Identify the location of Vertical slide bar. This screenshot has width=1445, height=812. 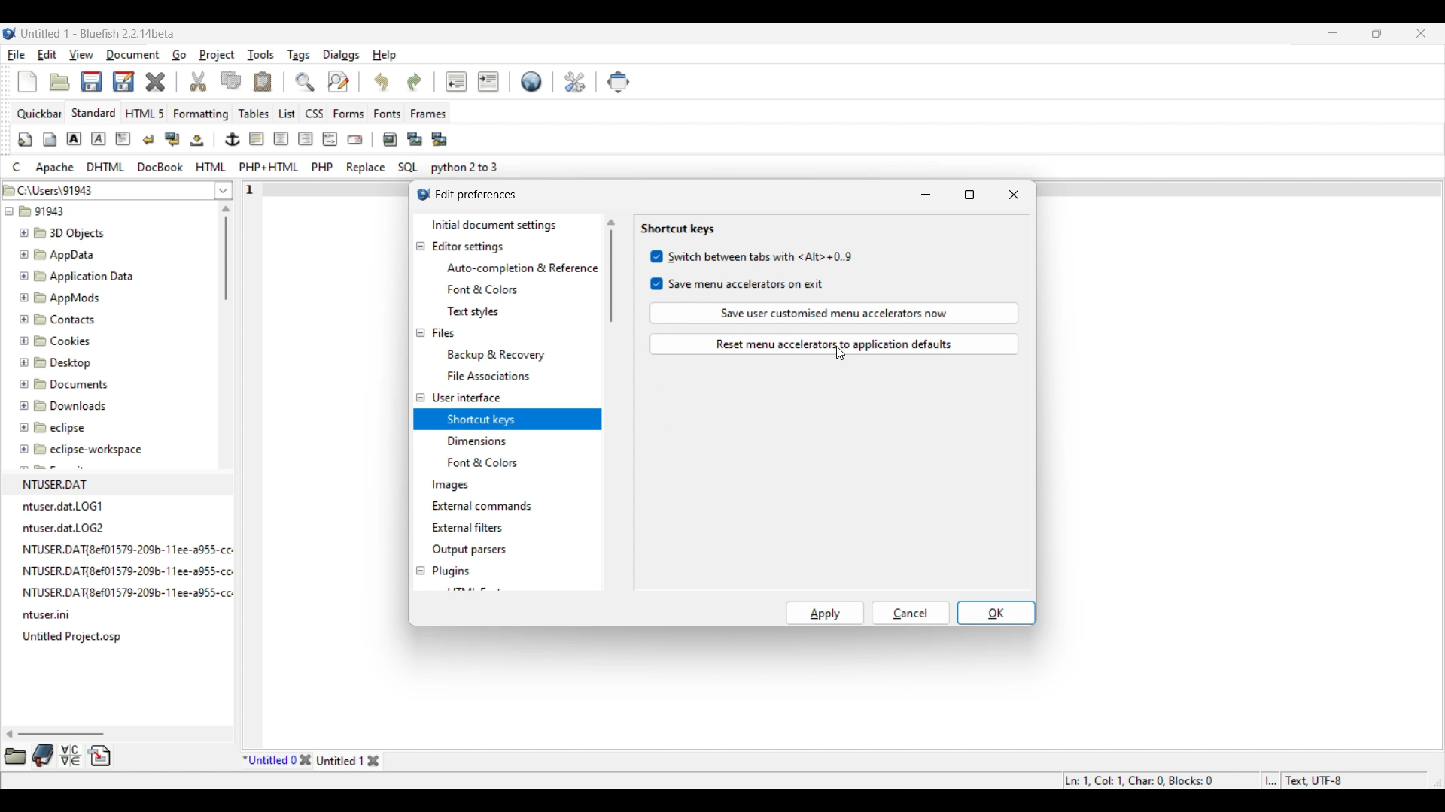
(226, 253).